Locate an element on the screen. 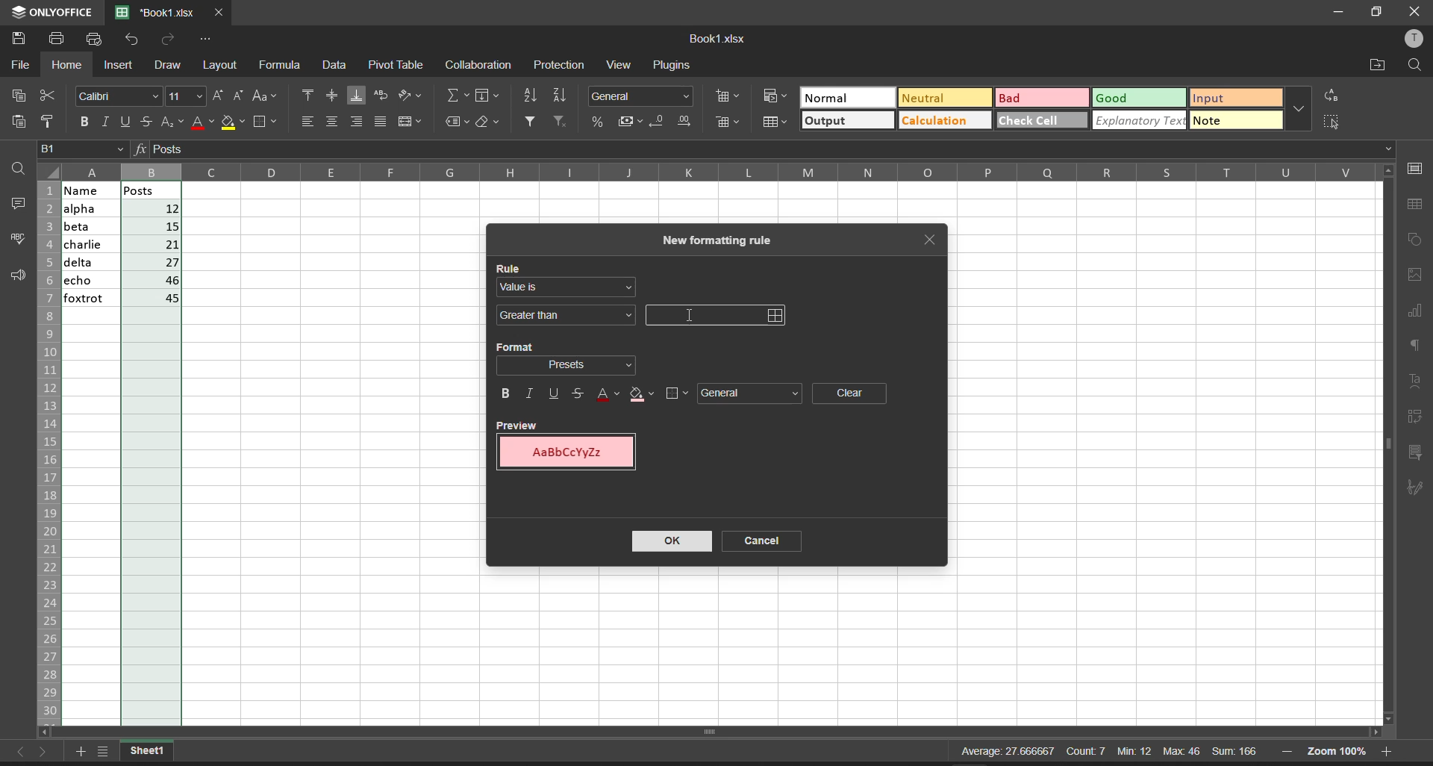 The width and height of the screenshot is (1433, 766). paste is located at coordinates (19, 122).